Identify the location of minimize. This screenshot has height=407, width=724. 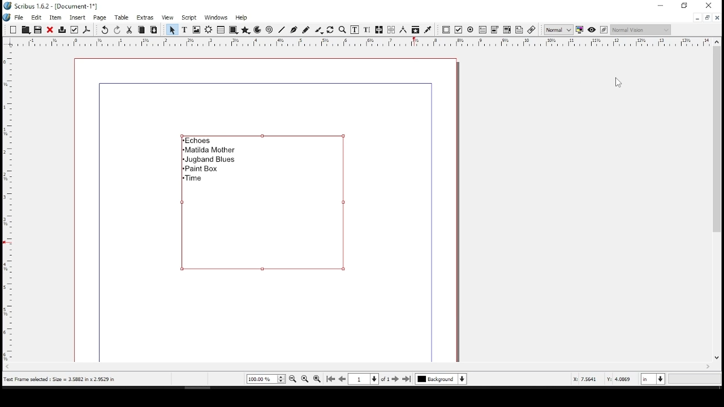
(697, 18).